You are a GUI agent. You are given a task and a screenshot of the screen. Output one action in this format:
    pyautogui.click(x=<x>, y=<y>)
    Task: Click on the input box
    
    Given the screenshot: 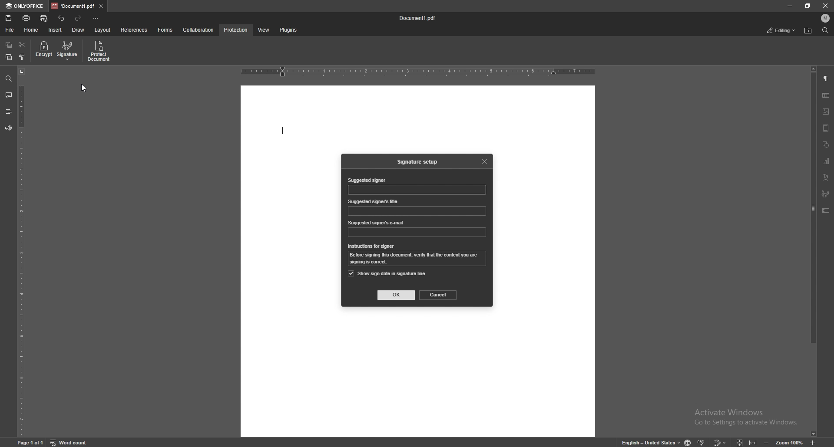 What is the action you would take?
    pyautogui.click(x=418, y=190)
    